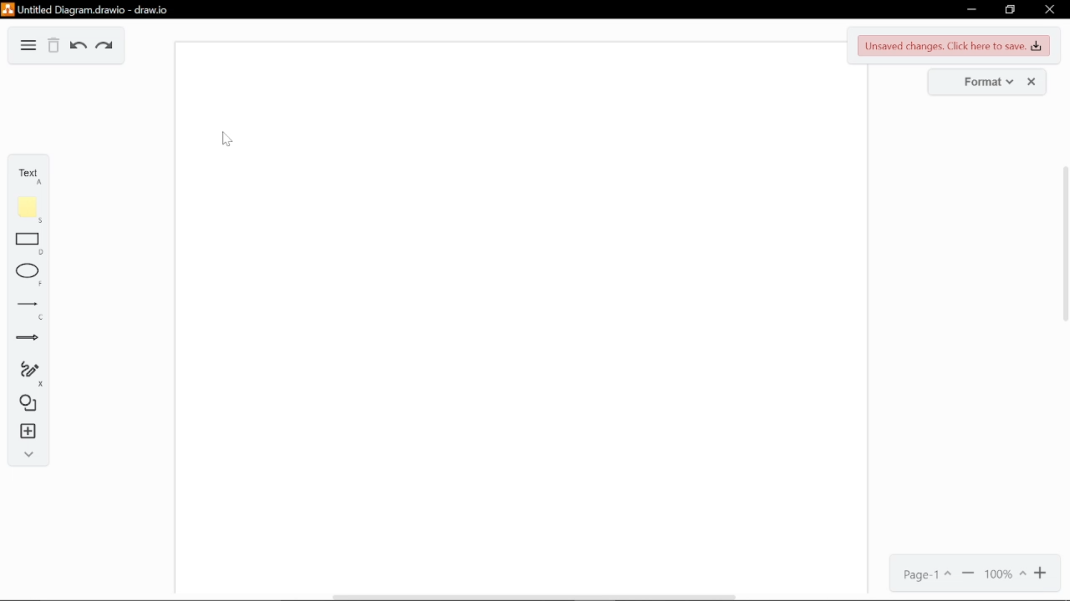  What do you see at coordinates (1045, 573) in the screenshot?
I see `zoom in` at bounding box center [1045, 573].